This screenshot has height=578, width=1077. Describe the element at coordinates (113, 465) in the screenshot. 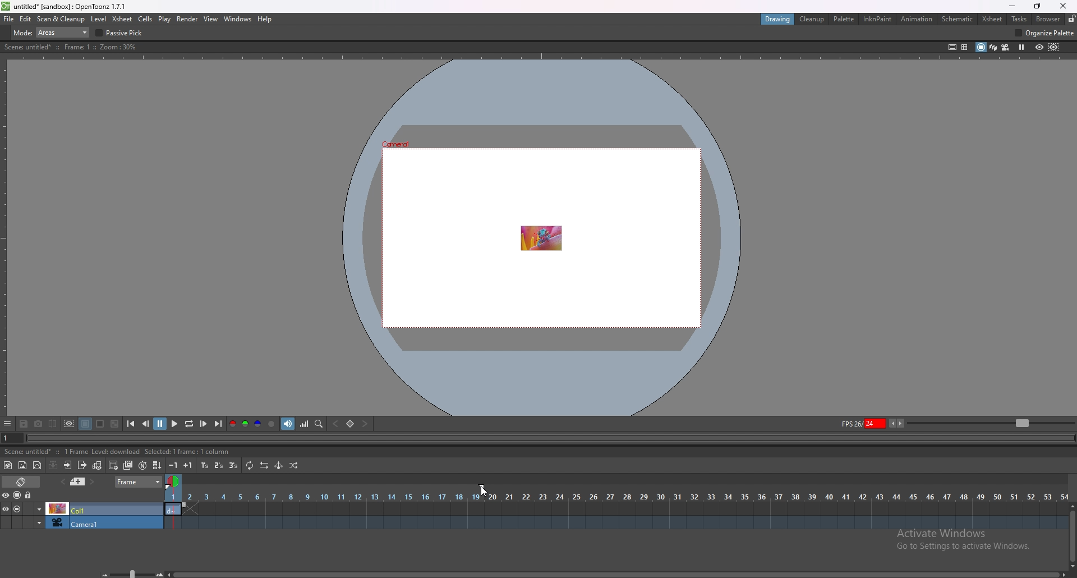

I see `create blank drawing` at that location.